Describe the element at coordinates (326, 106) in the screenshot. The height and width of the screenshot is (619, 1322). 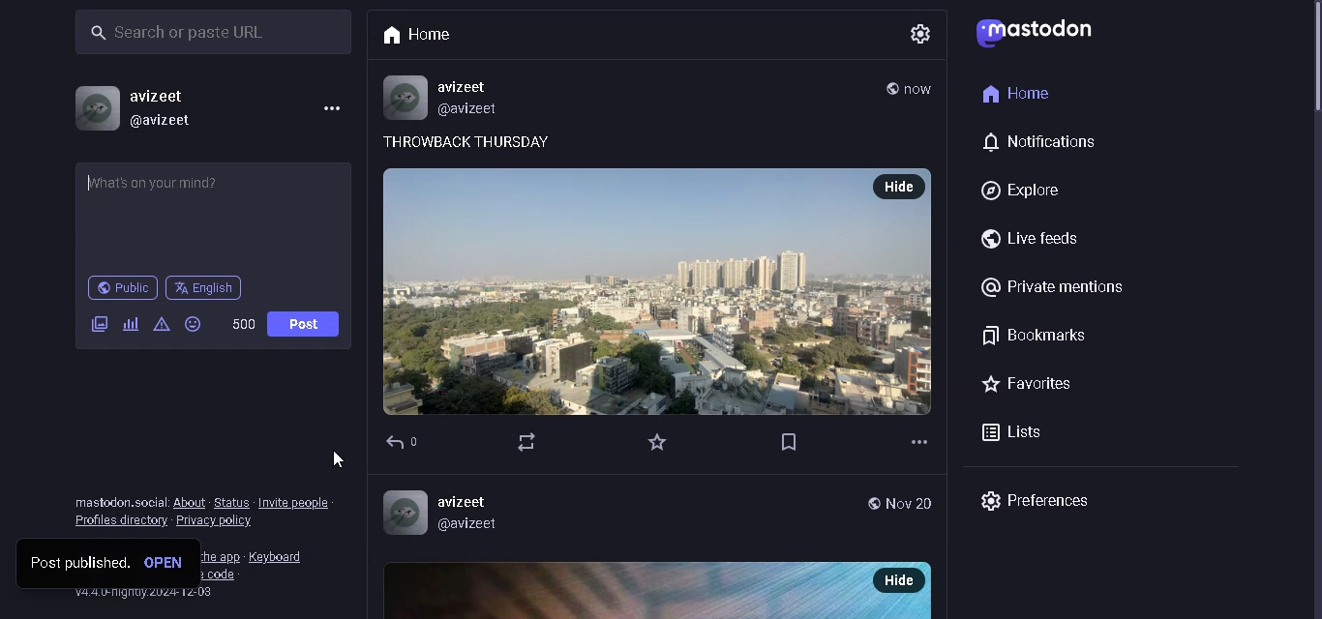
I see `menu` at that location.